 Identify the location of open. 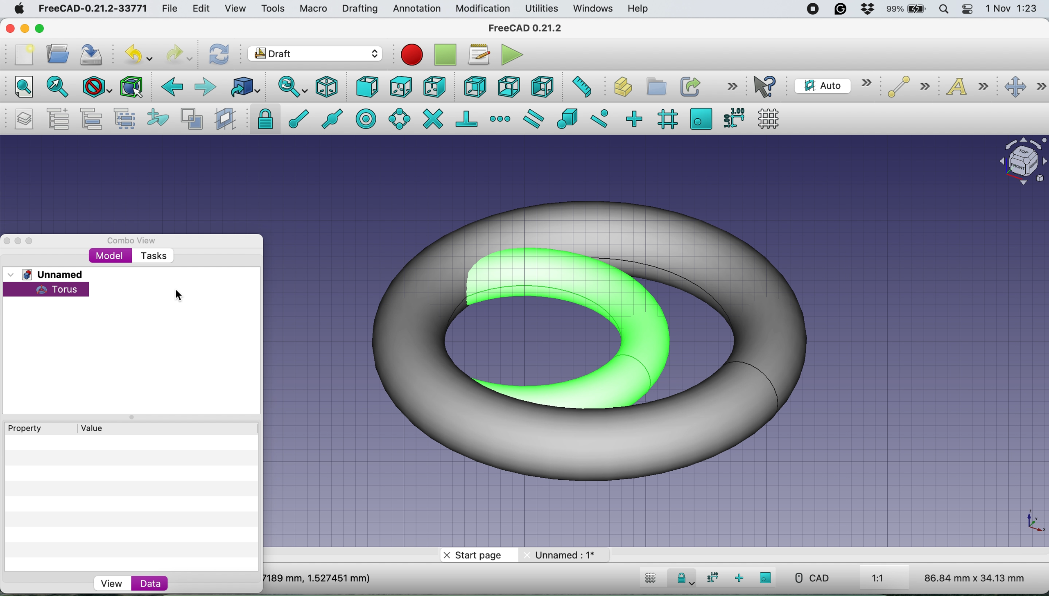
(57, 56).